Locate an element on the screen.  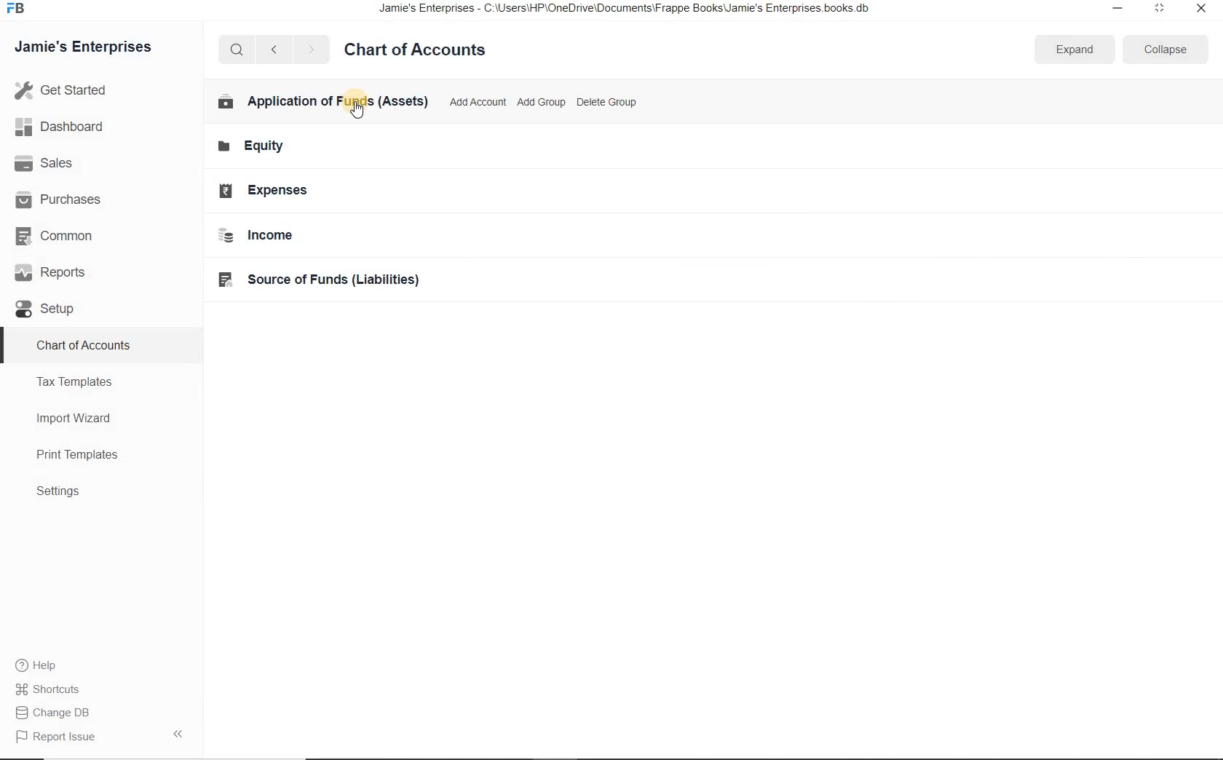
search is located at coordinates (237, 50).